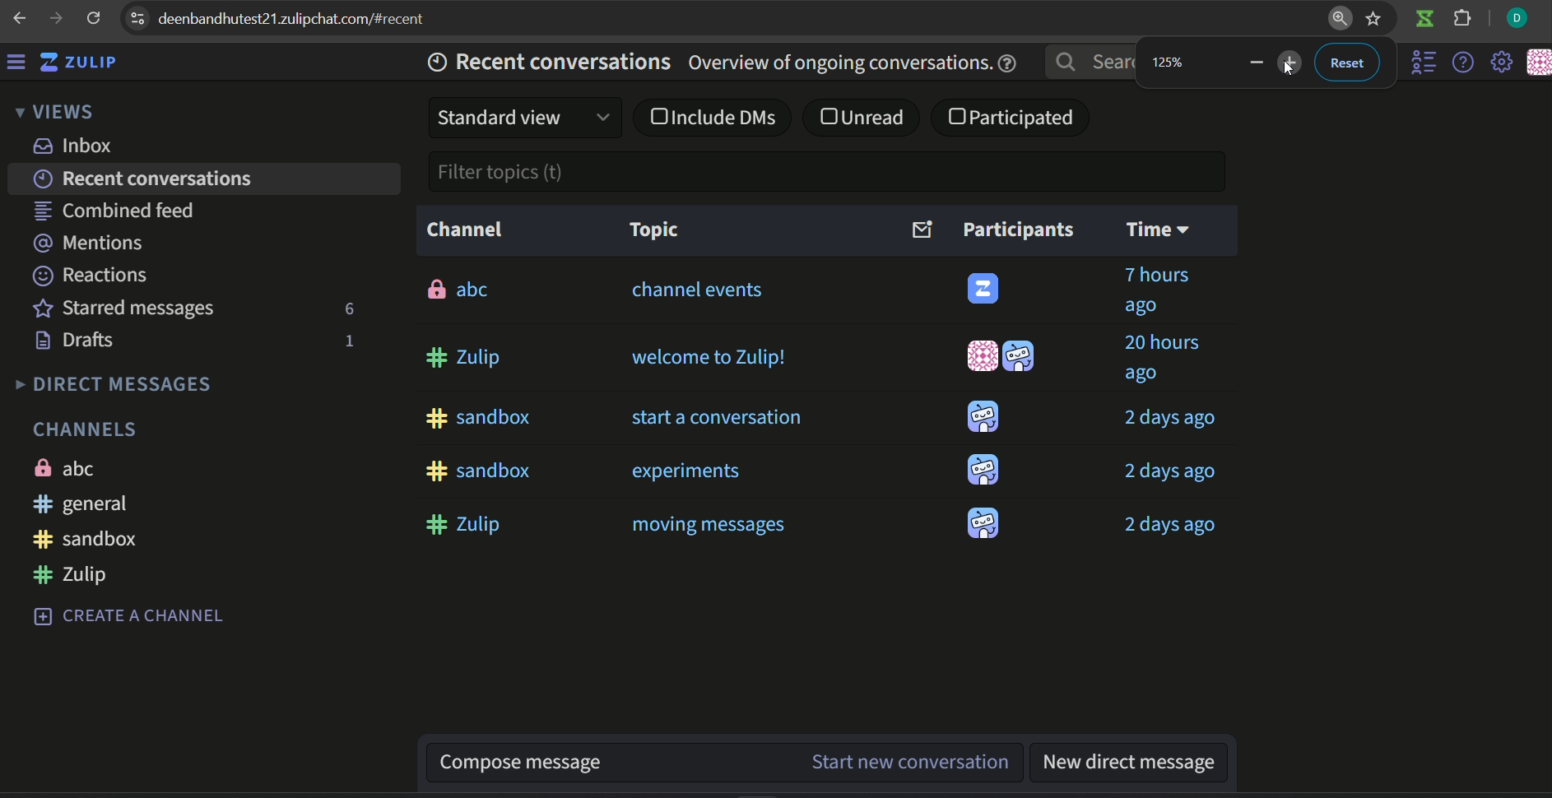 The image size is (1552, 798). What do you see at coordinates (94, 19) in the screenshot?
I see `refresh` at bounding box center [94, 19].